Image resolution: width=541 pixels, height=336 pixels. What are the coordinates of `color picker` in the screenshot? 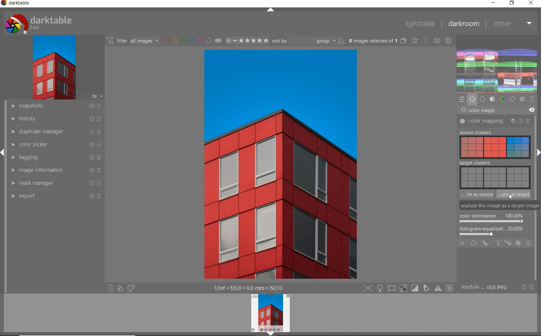 It's located at (56, 145).